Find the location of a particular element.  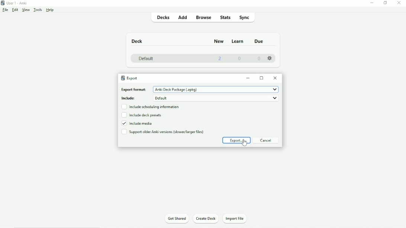

Close is located at coordinates (276, 78).